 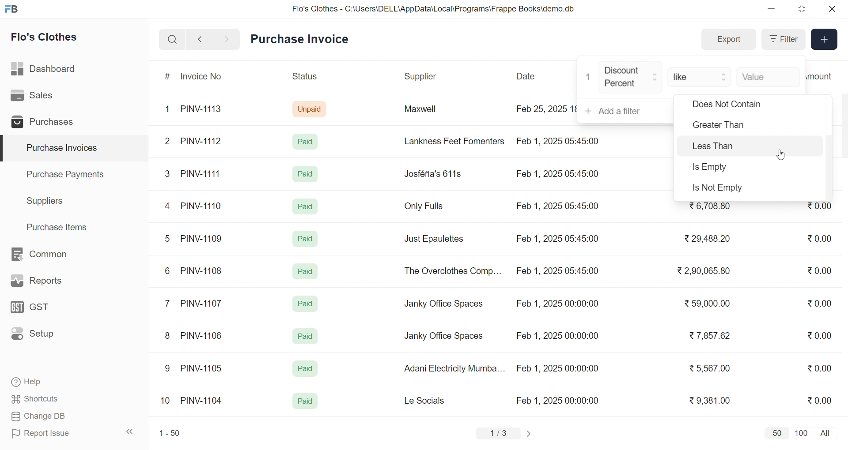 I want to click on ₹0.00, so click(x=819, y=272).